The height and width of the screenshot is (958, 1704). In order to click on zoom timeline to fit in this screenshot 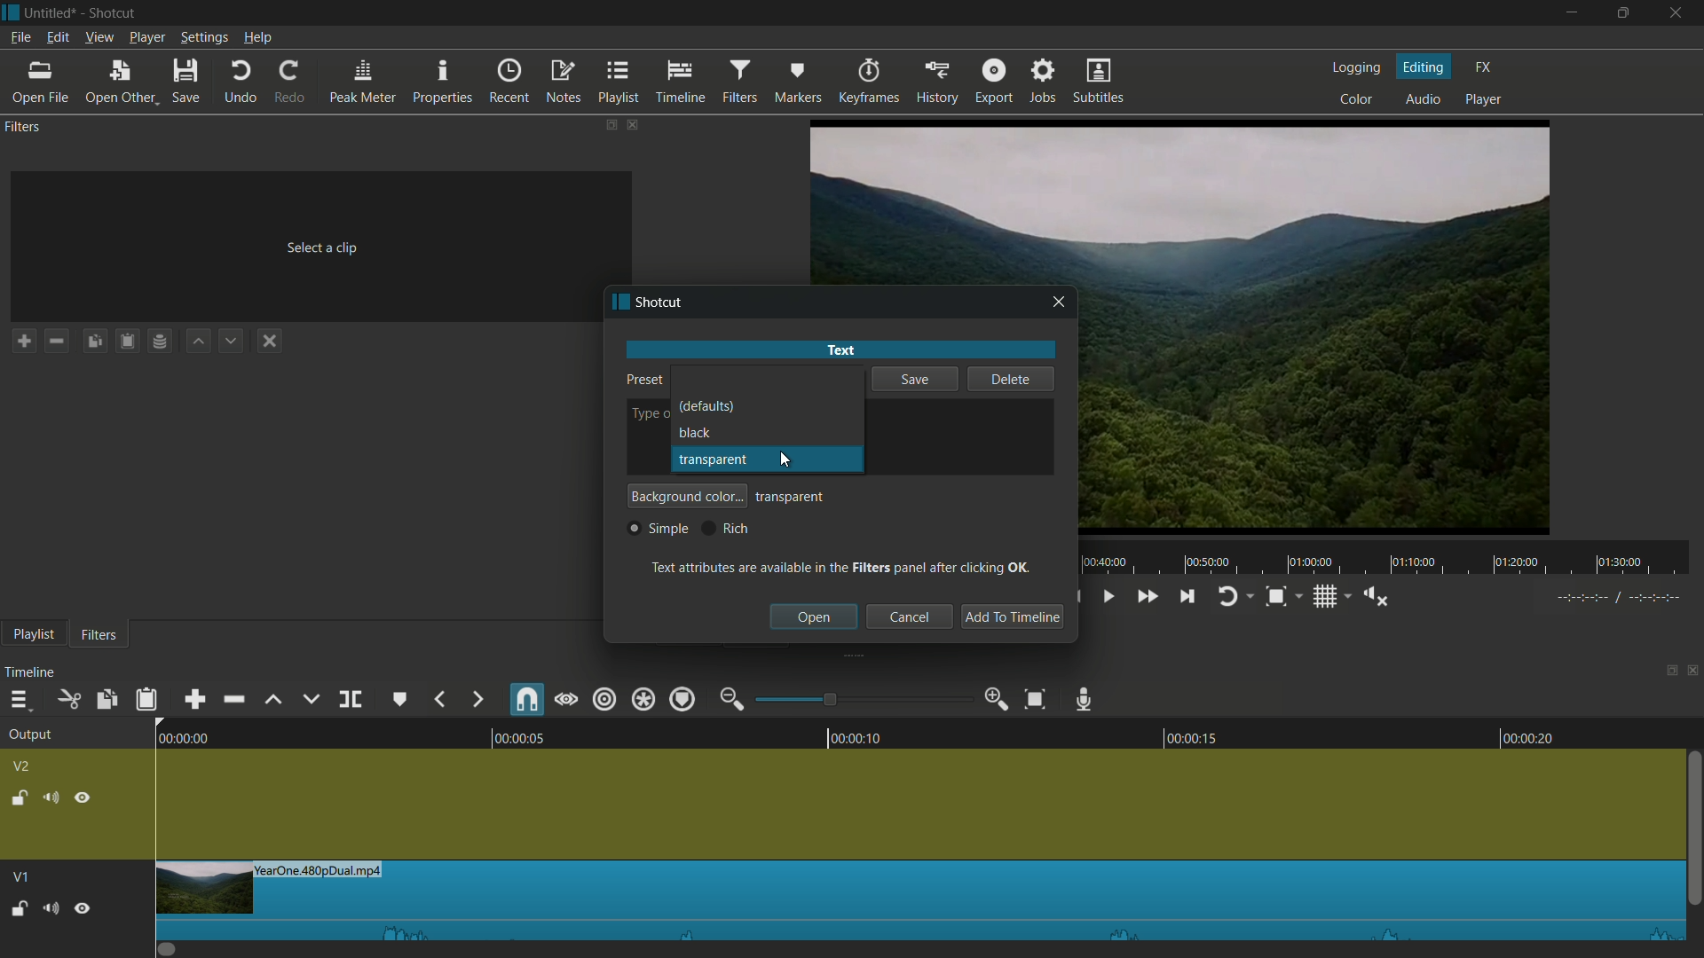, I will do `click(1035, 700)`.